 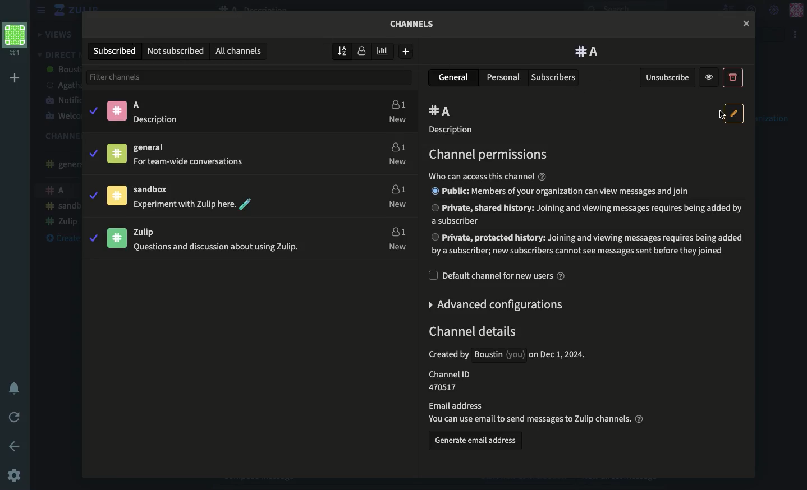 What do you see at coordinates (59, 239) in the screenshot?
I see `Create a channel` at bounding box center [59, 239].